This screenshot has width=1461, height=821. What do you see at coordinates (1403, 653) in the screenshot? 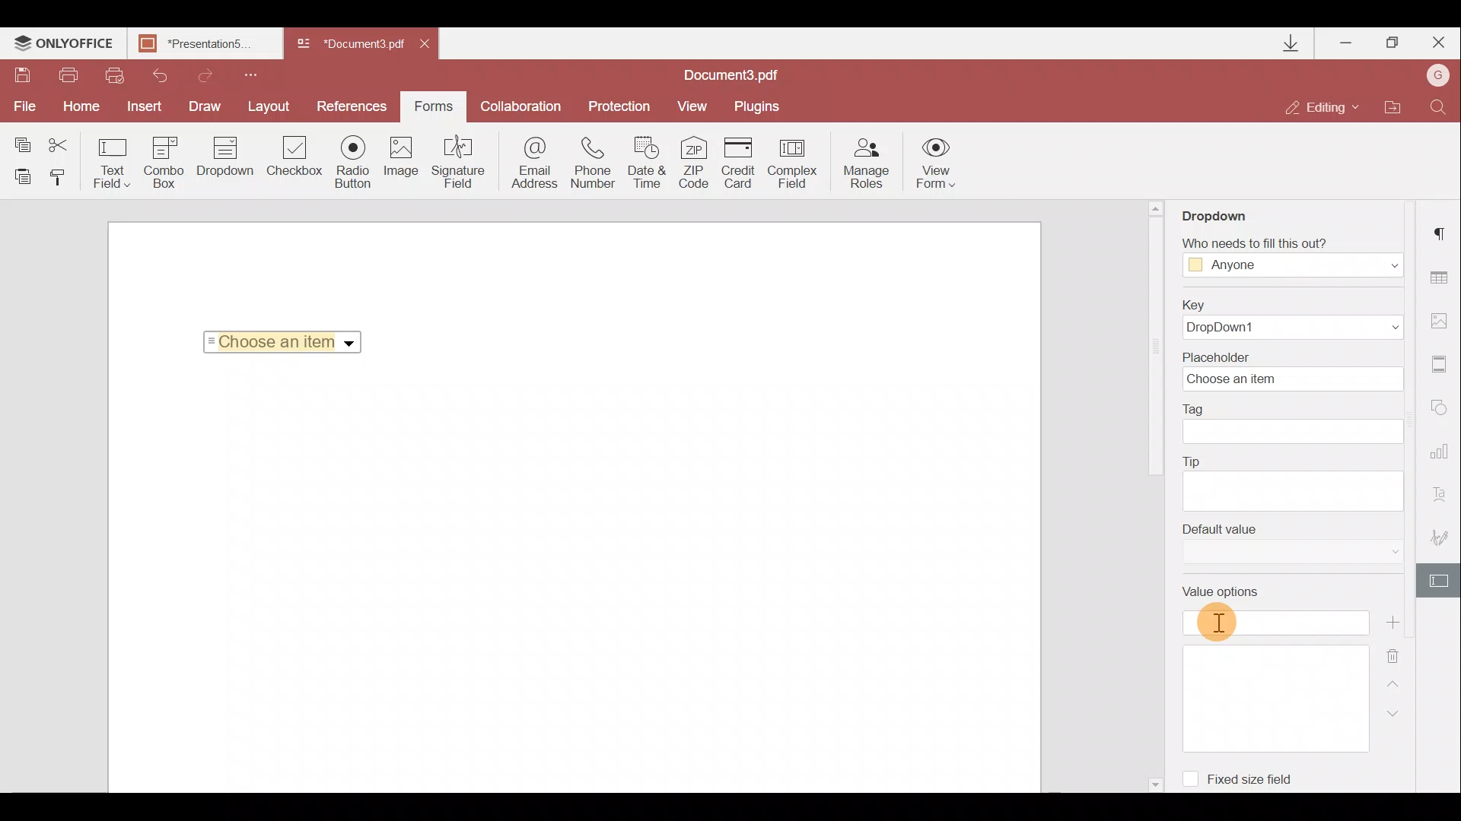
I see `Delete` at bounding box center [1403, 653].